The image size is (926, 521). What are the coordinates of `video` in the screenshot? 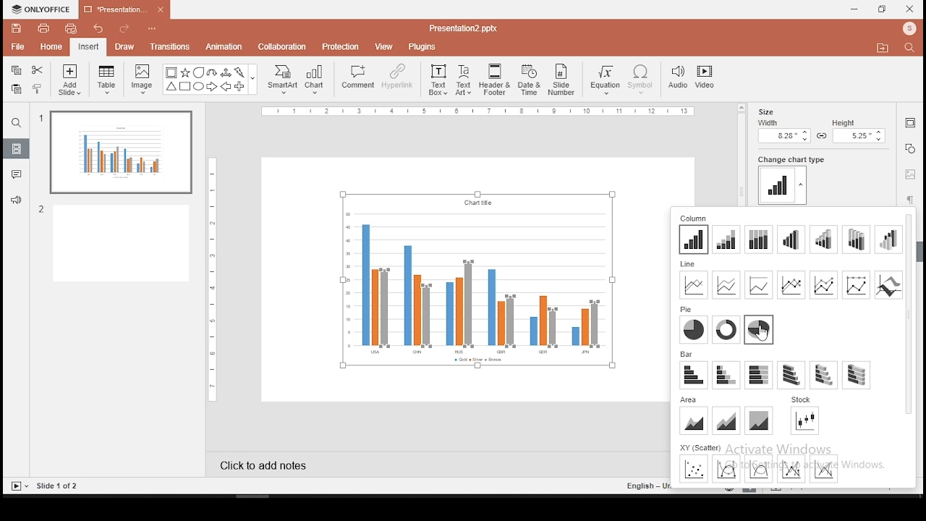 It's located at (707, 78).